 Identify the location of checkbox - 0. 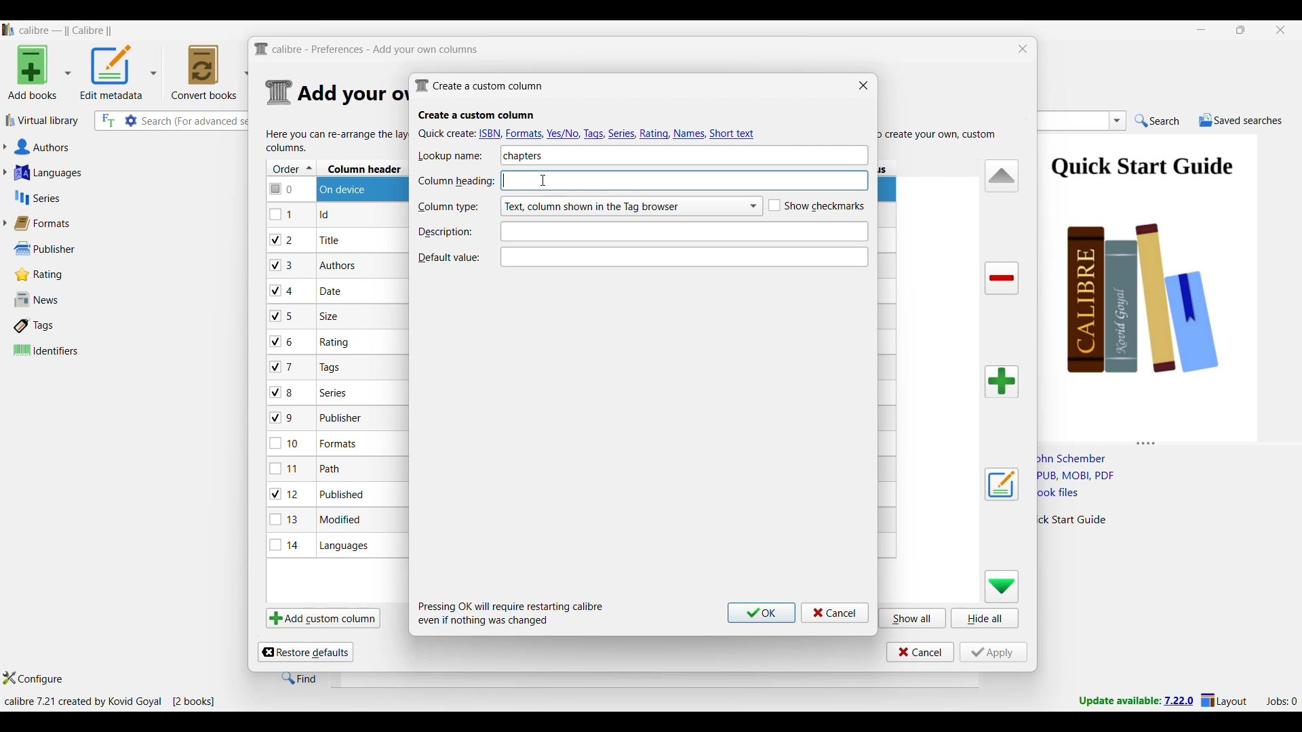
(283, 188).